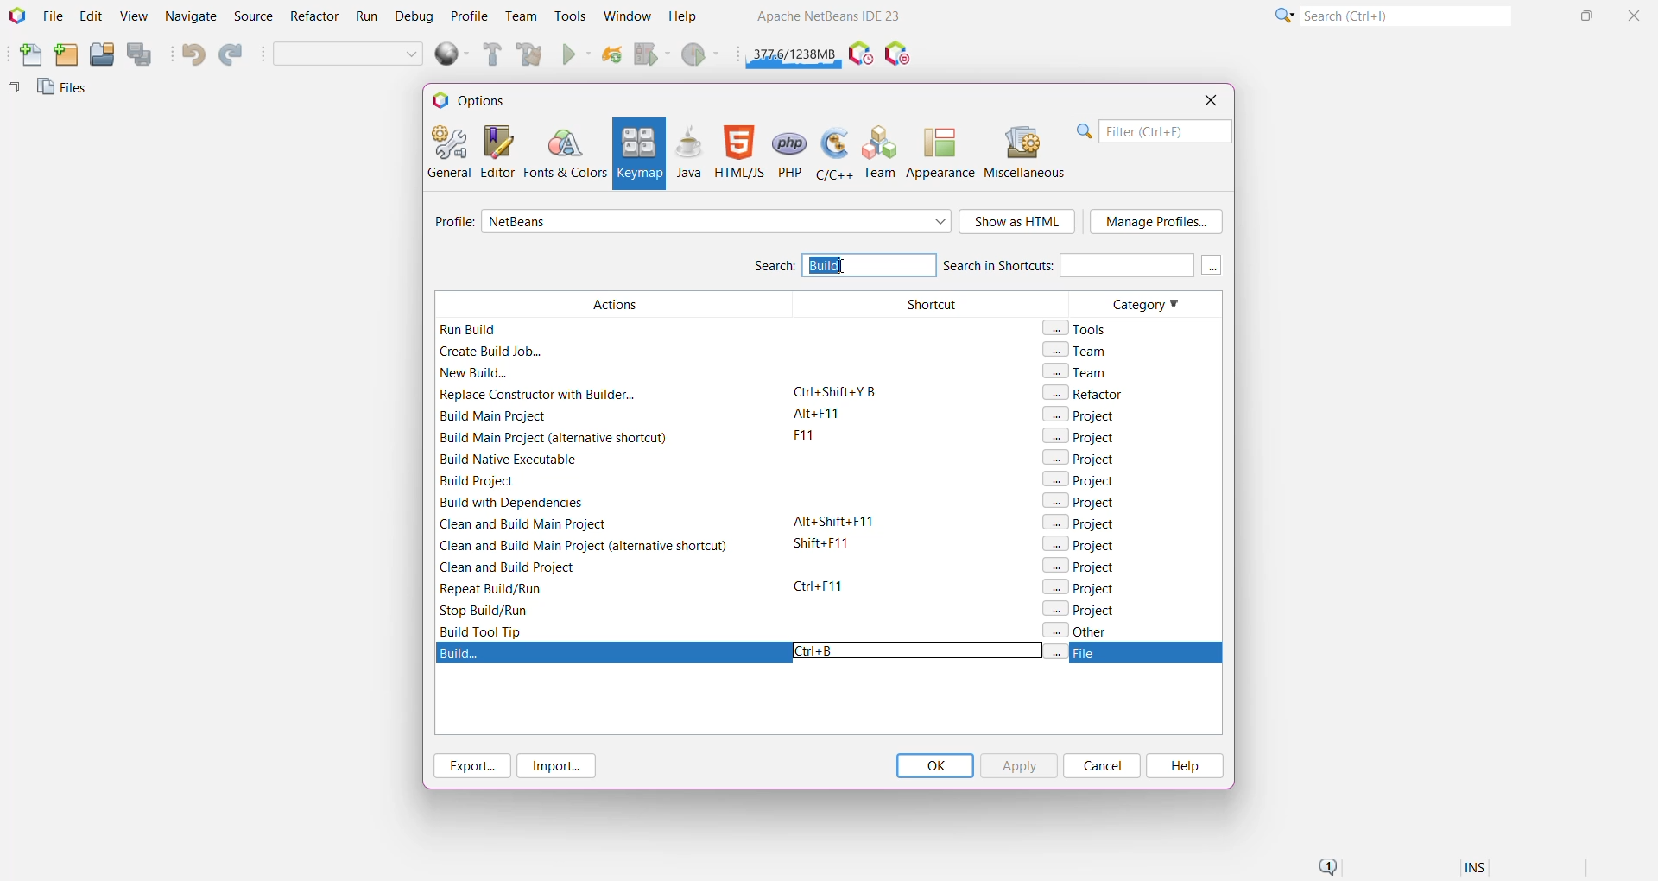 The width and height of the screenshot is (1658, 881). I want to click on Miscellaneous, so click(1027, 152).